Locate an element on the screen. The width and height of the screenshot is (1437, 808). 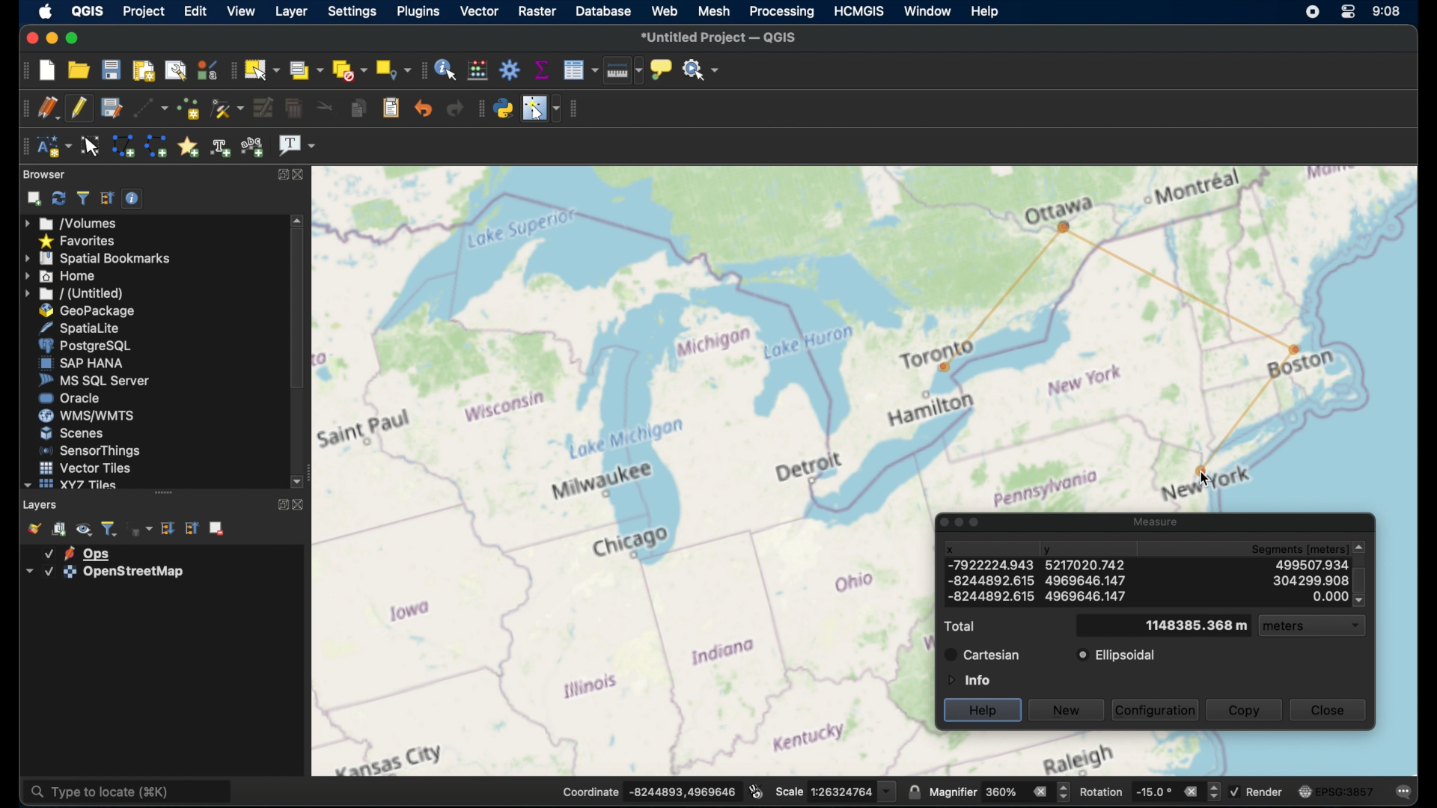
volumes menu is located at coordinates (74, 222).